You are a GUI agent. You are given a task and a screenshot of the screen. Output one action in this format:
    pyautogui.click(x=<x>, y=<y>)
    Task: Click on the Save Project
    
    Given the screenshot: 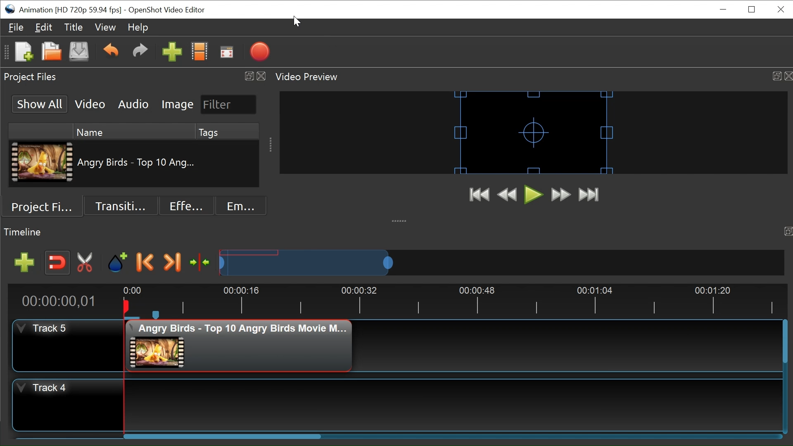 What is the action you would take?
    pyautogui.click(x=79, y=52)
    